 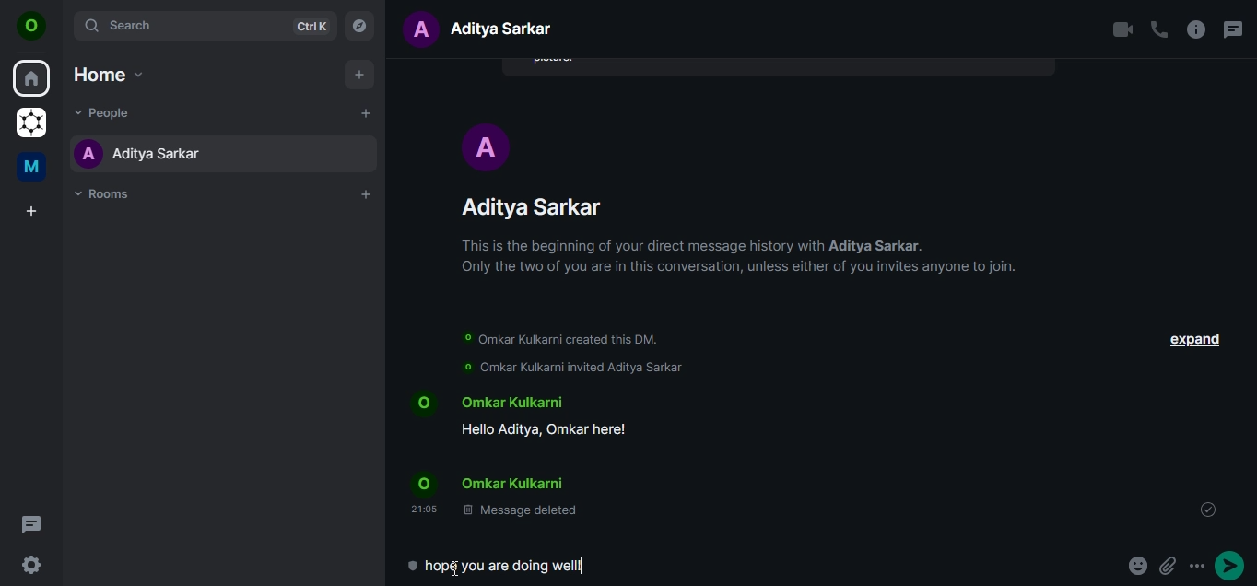 What do you see at coordinates (1191, 338) in the screenshot?
I see `expand` at bounding box center [1191, 338].